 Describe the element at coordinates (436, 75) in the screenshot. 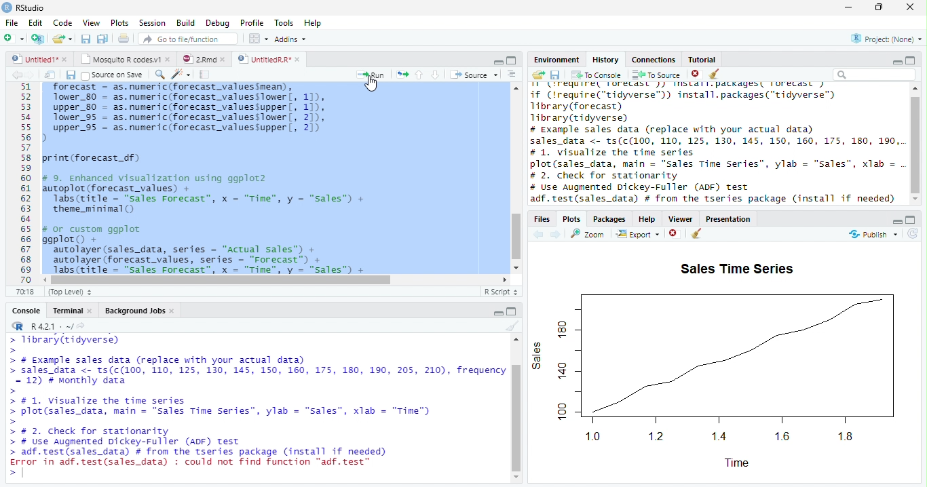

I see `Down` at that location.